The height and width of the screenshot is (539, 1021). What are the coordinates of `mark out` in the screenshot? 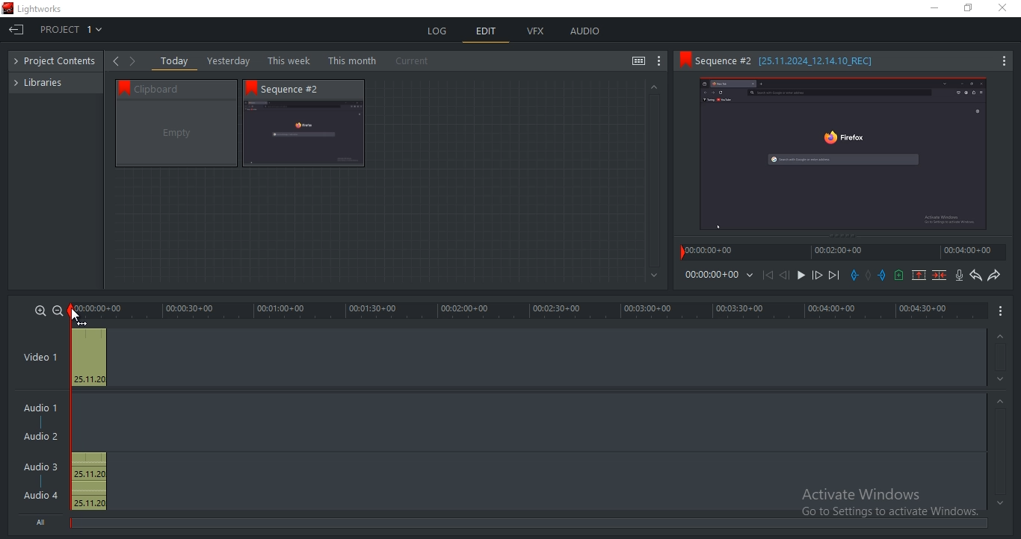 It's located at (883, 275).